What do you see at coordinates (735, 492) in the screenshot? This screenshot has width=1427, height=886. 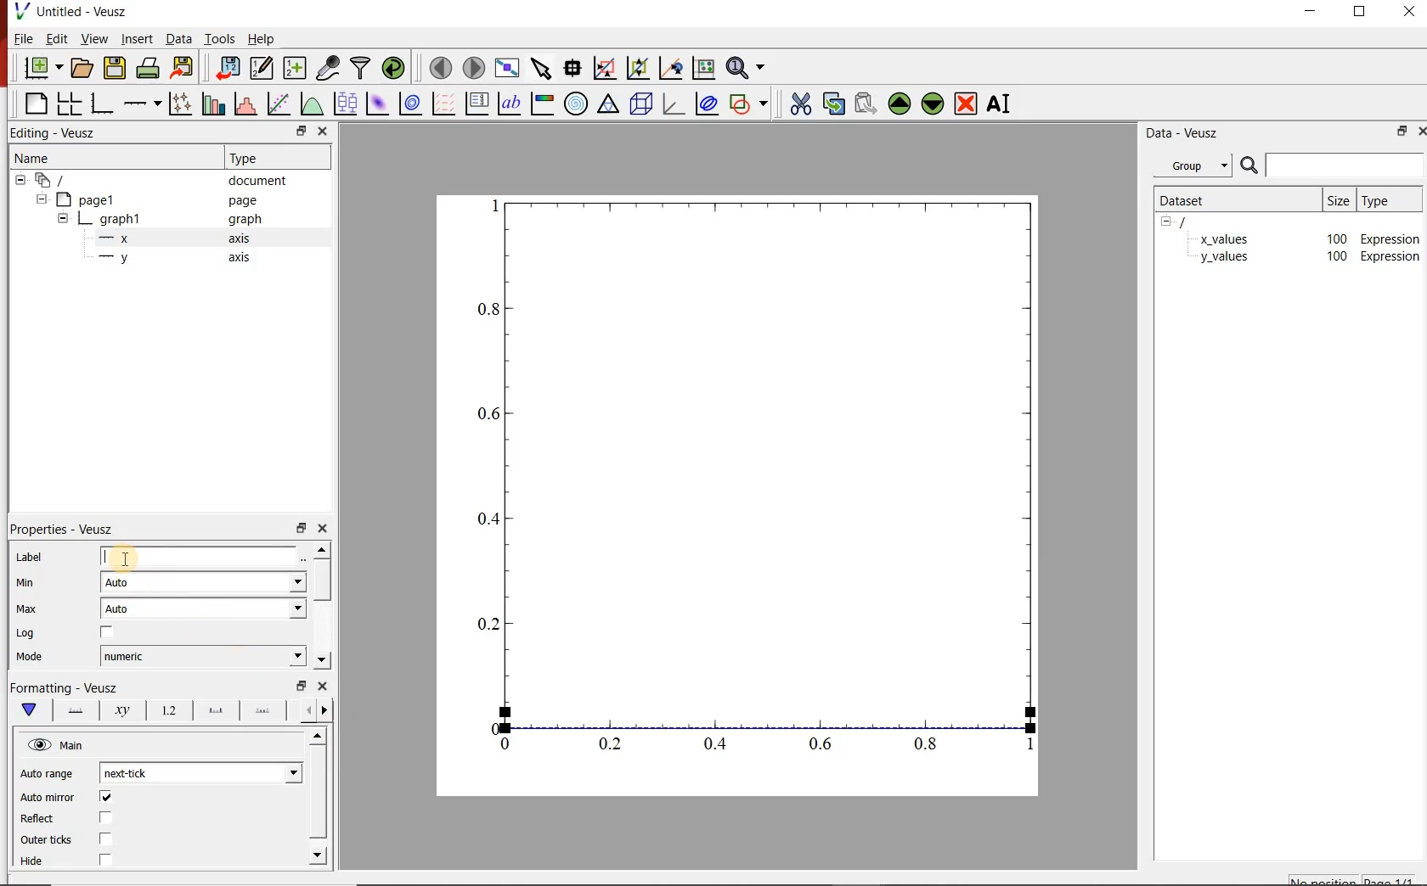 I see `graph` at bounding box center [735, 492].